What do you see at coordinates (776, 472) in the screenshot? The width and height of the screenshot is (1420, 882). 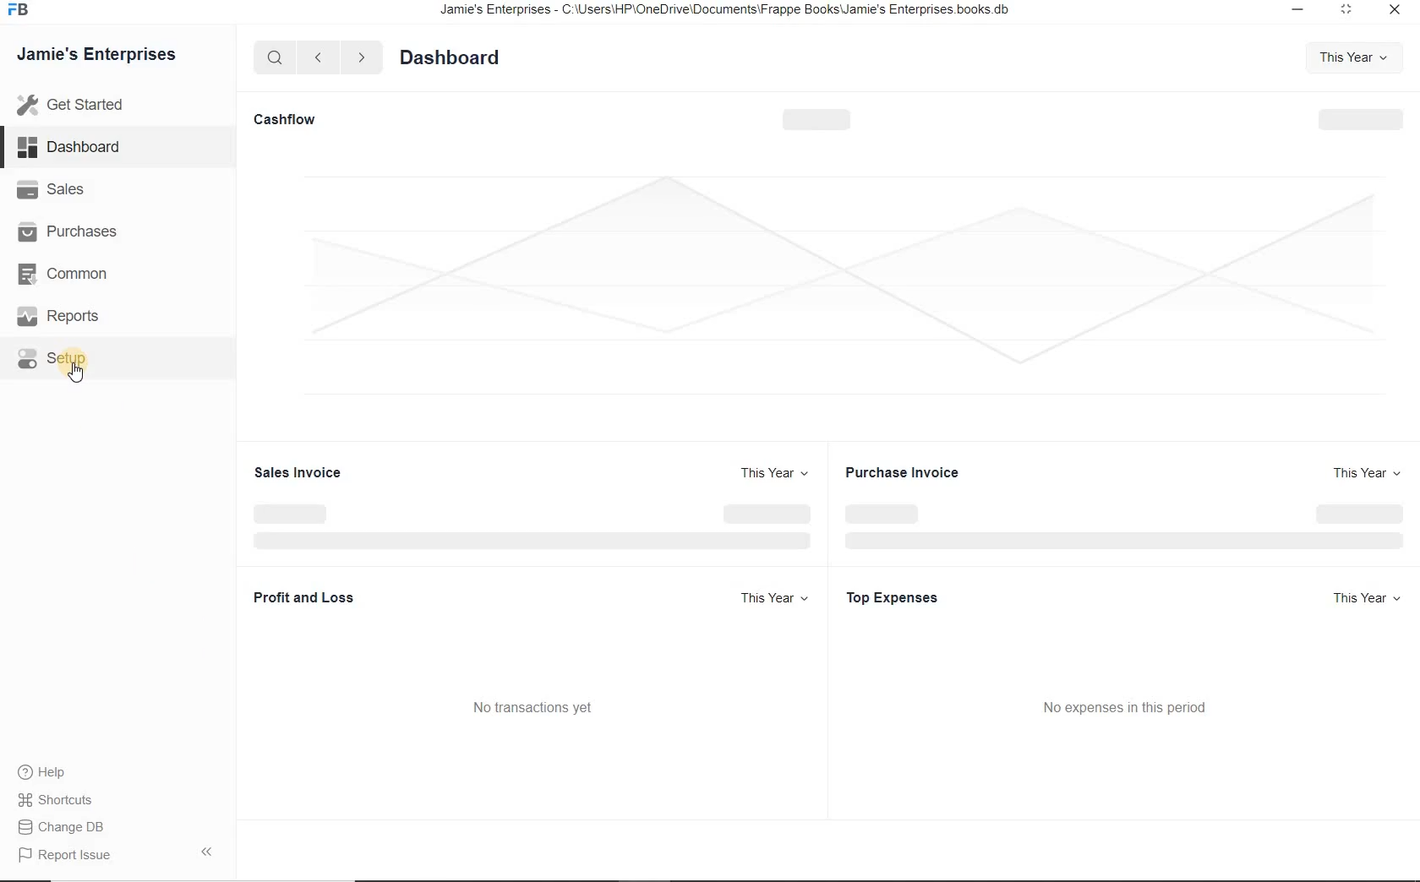 I see `This Year ` at bounding box center [776, 472].